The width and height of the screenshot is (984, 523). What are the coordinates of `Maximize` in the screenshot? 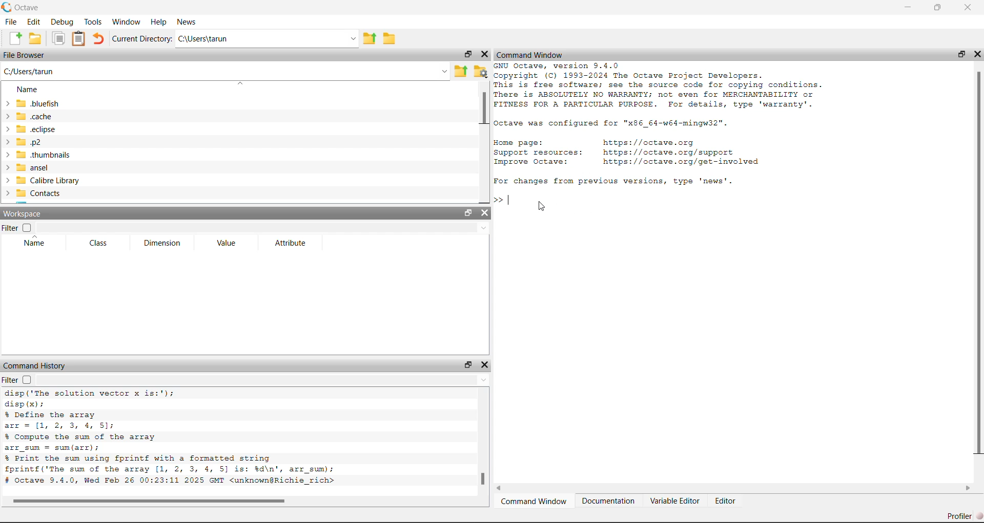 It's located at (466, 56).